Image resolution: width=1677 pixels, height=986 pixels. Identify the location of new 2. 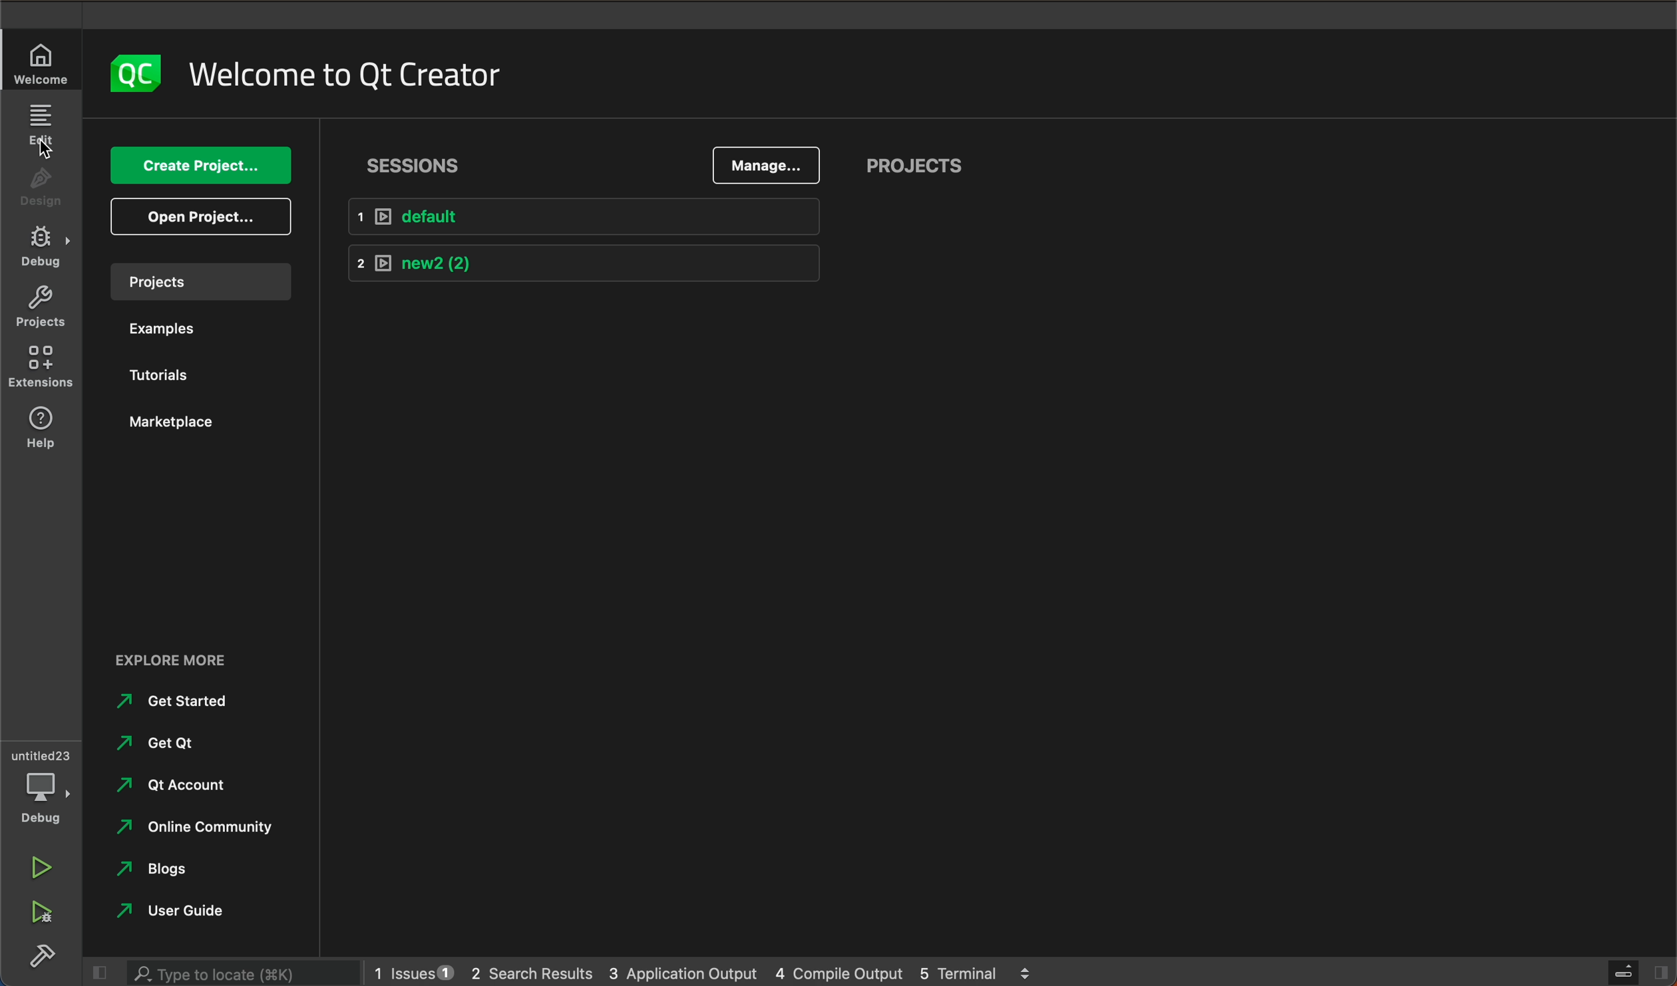
(583, 265).